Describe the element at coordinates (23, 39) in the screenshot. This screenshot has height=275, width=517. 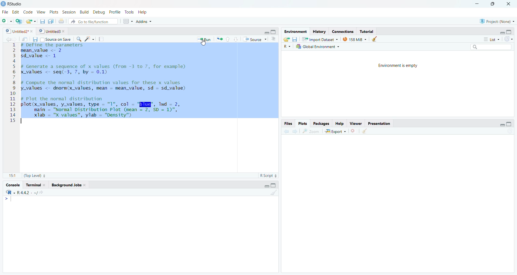
I see `Show in new window` at that location.